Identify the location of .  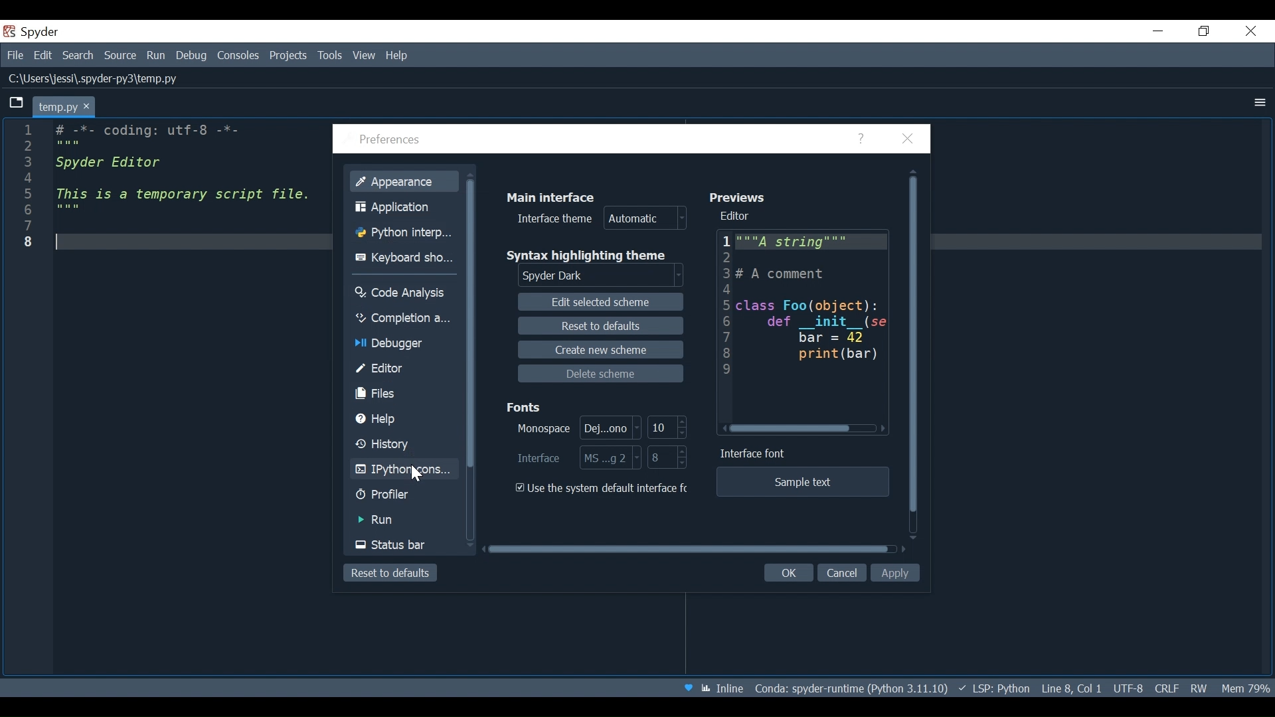
(23, 202).